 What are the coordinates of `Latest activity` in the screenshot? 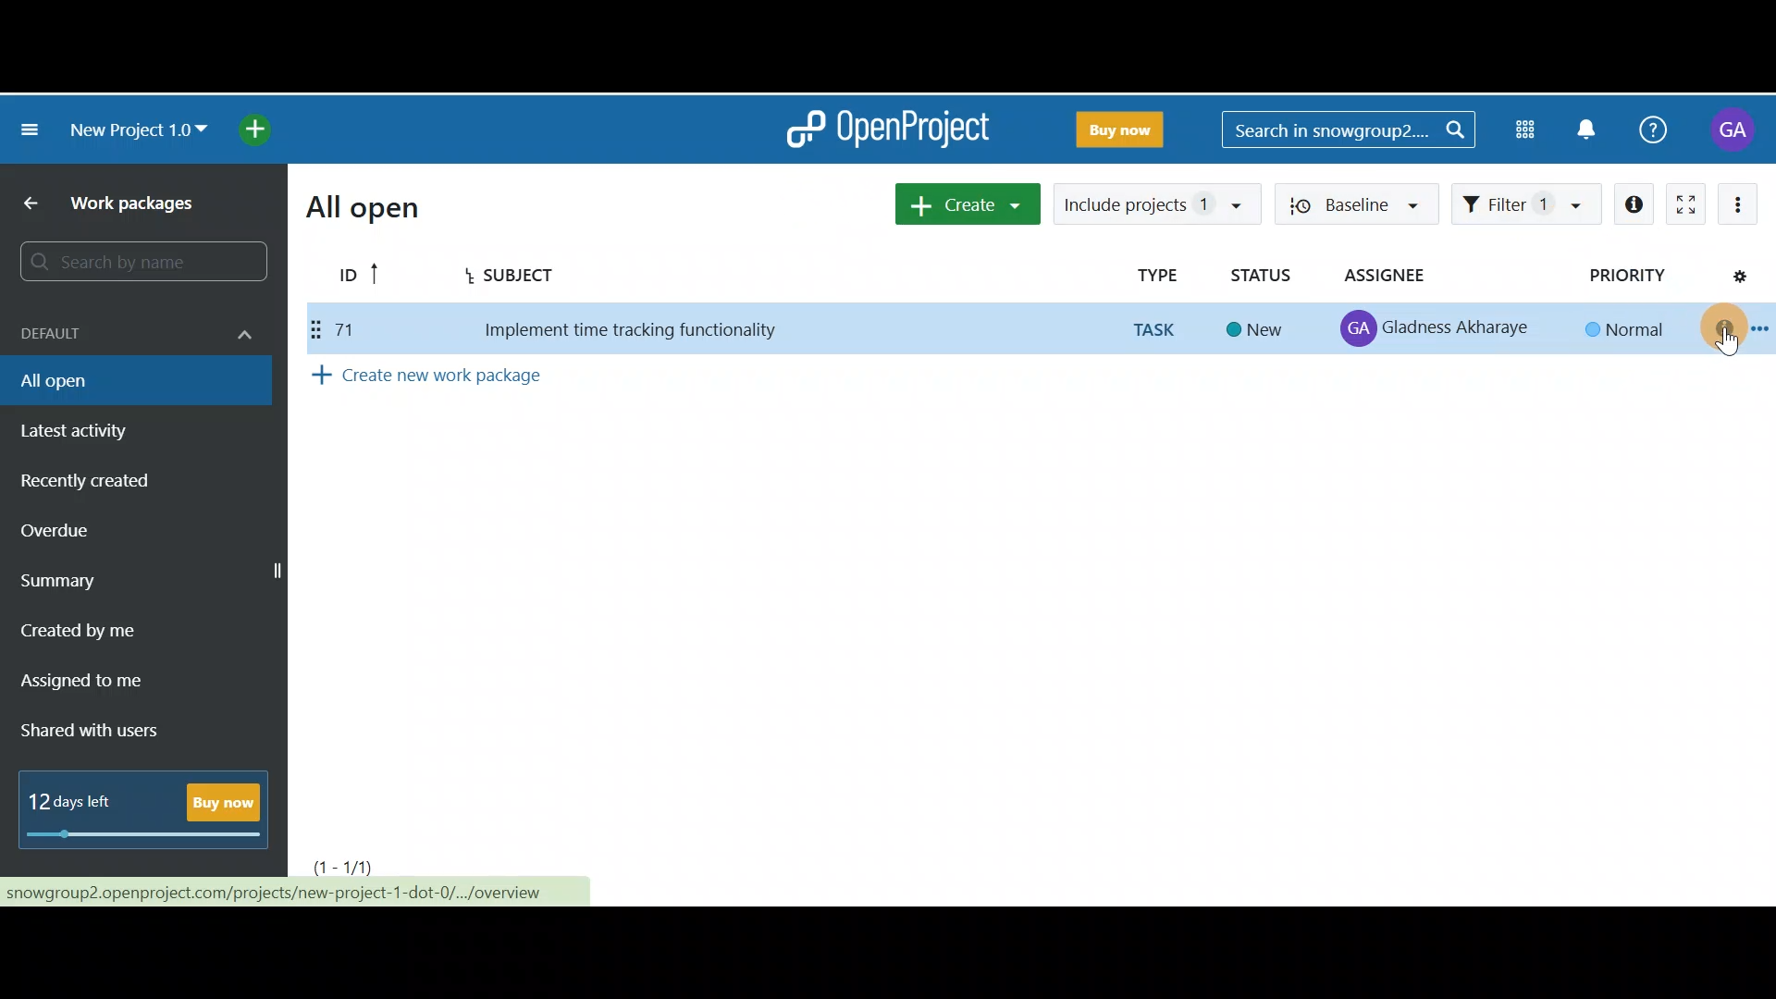 It's located at (90, 429).